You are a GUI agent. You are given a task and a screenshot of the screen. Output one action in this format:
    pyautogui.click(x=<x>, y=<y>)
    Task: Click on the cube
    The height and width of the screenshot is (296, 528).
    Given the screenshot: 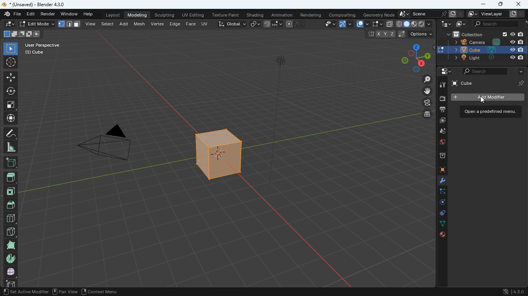 What is the action you would take?
    pyautogui.click(x=441, y=170)
    